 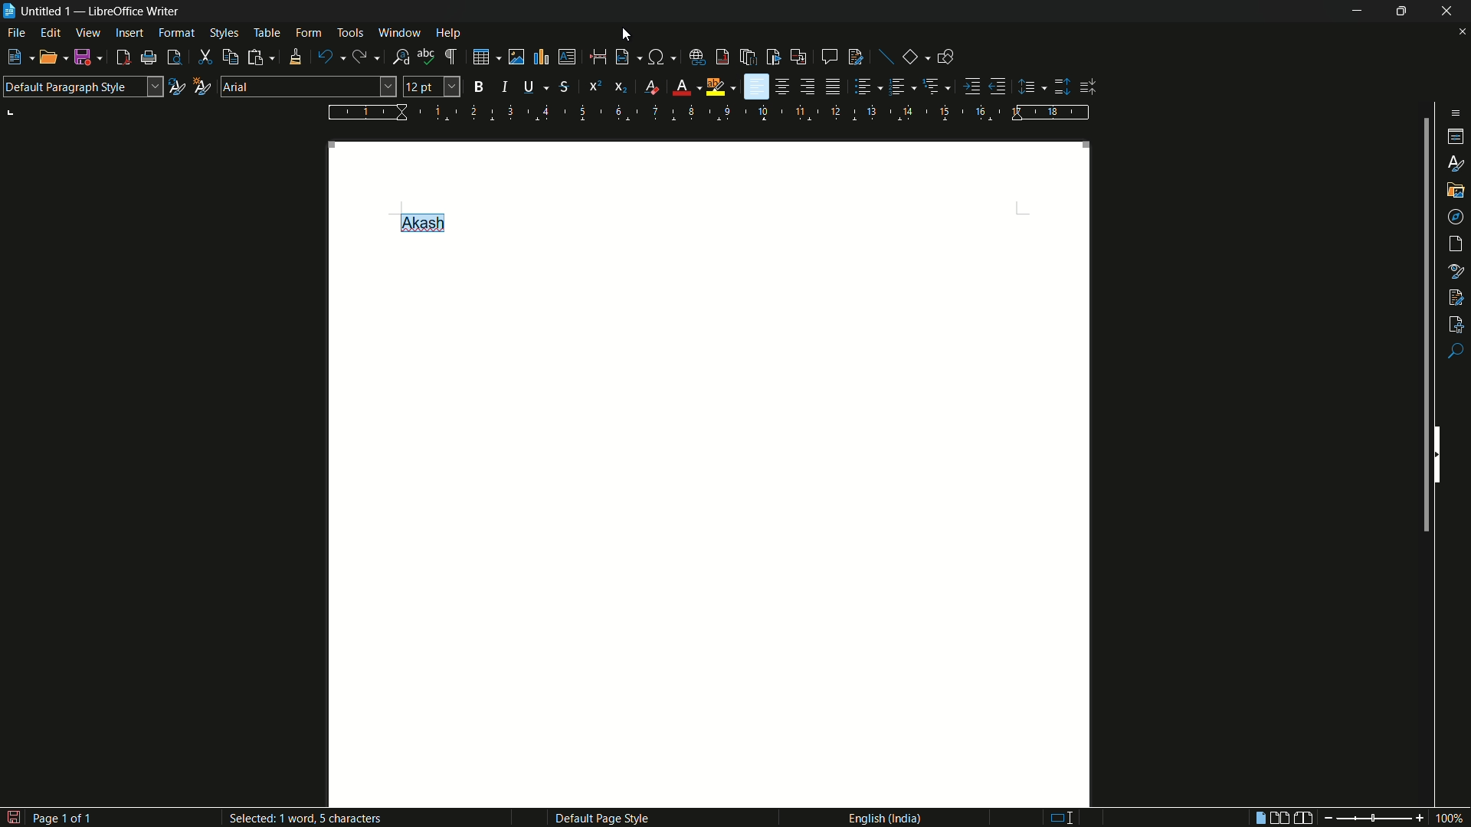 I want to click on file menu, so click(x=18, y=34).